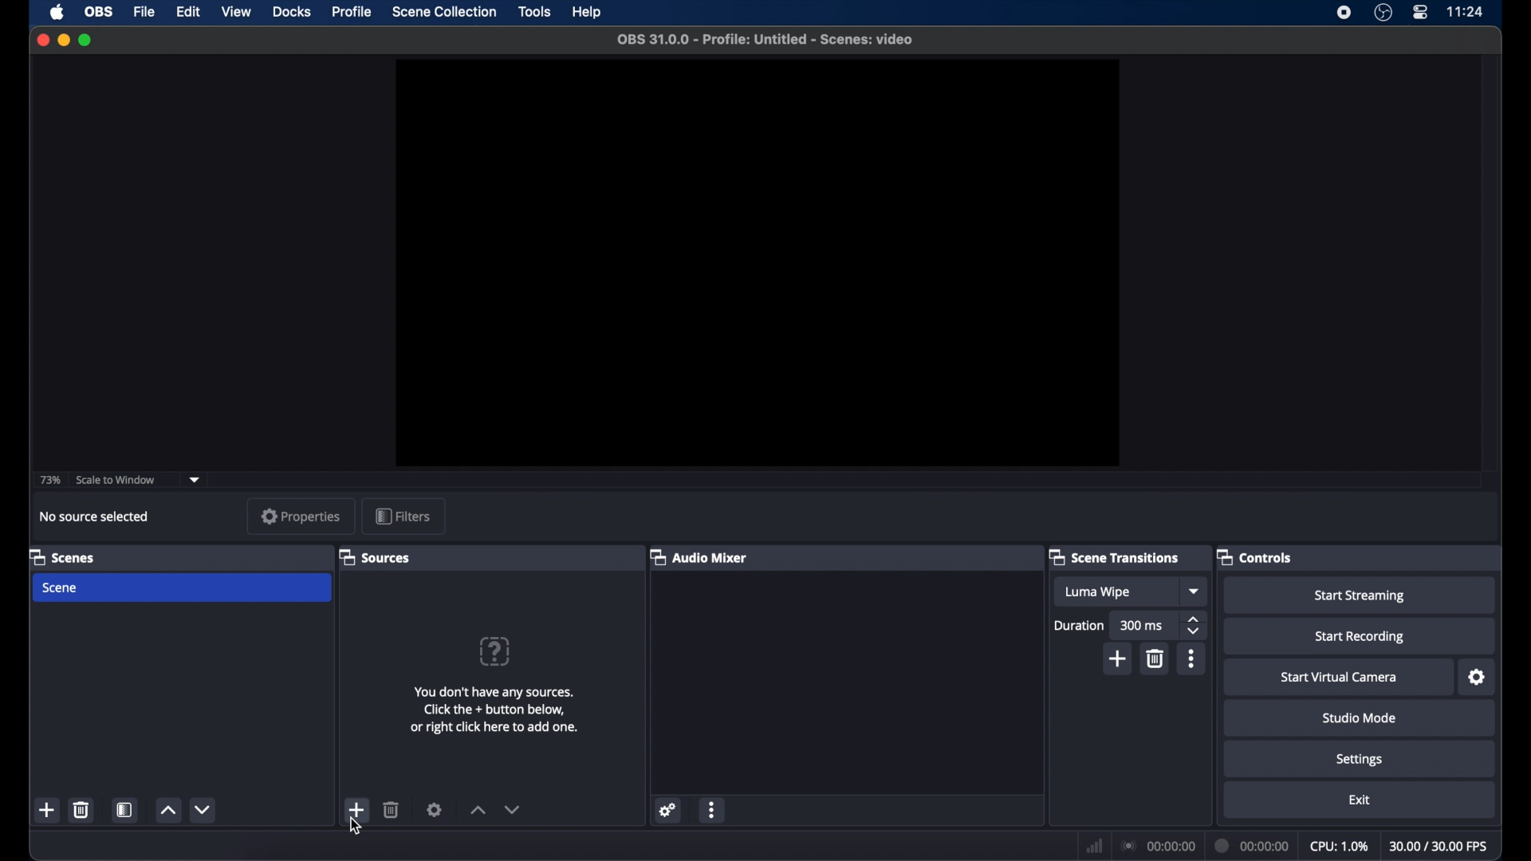 The image size is (1531, 861). What do you see at coordinates (1078, 625) in the screenshot?
I see `duration` at bounding box center [1078, 625].